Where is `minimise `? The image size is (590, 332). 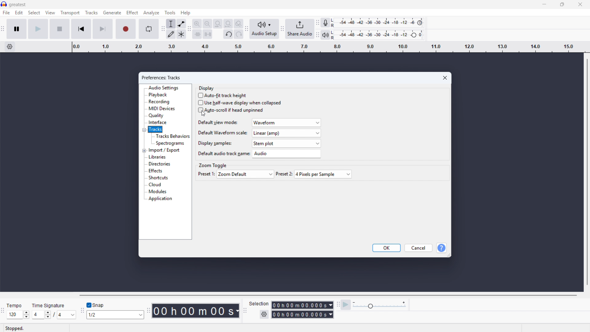 minimise  is located at coordinates (545, 5).